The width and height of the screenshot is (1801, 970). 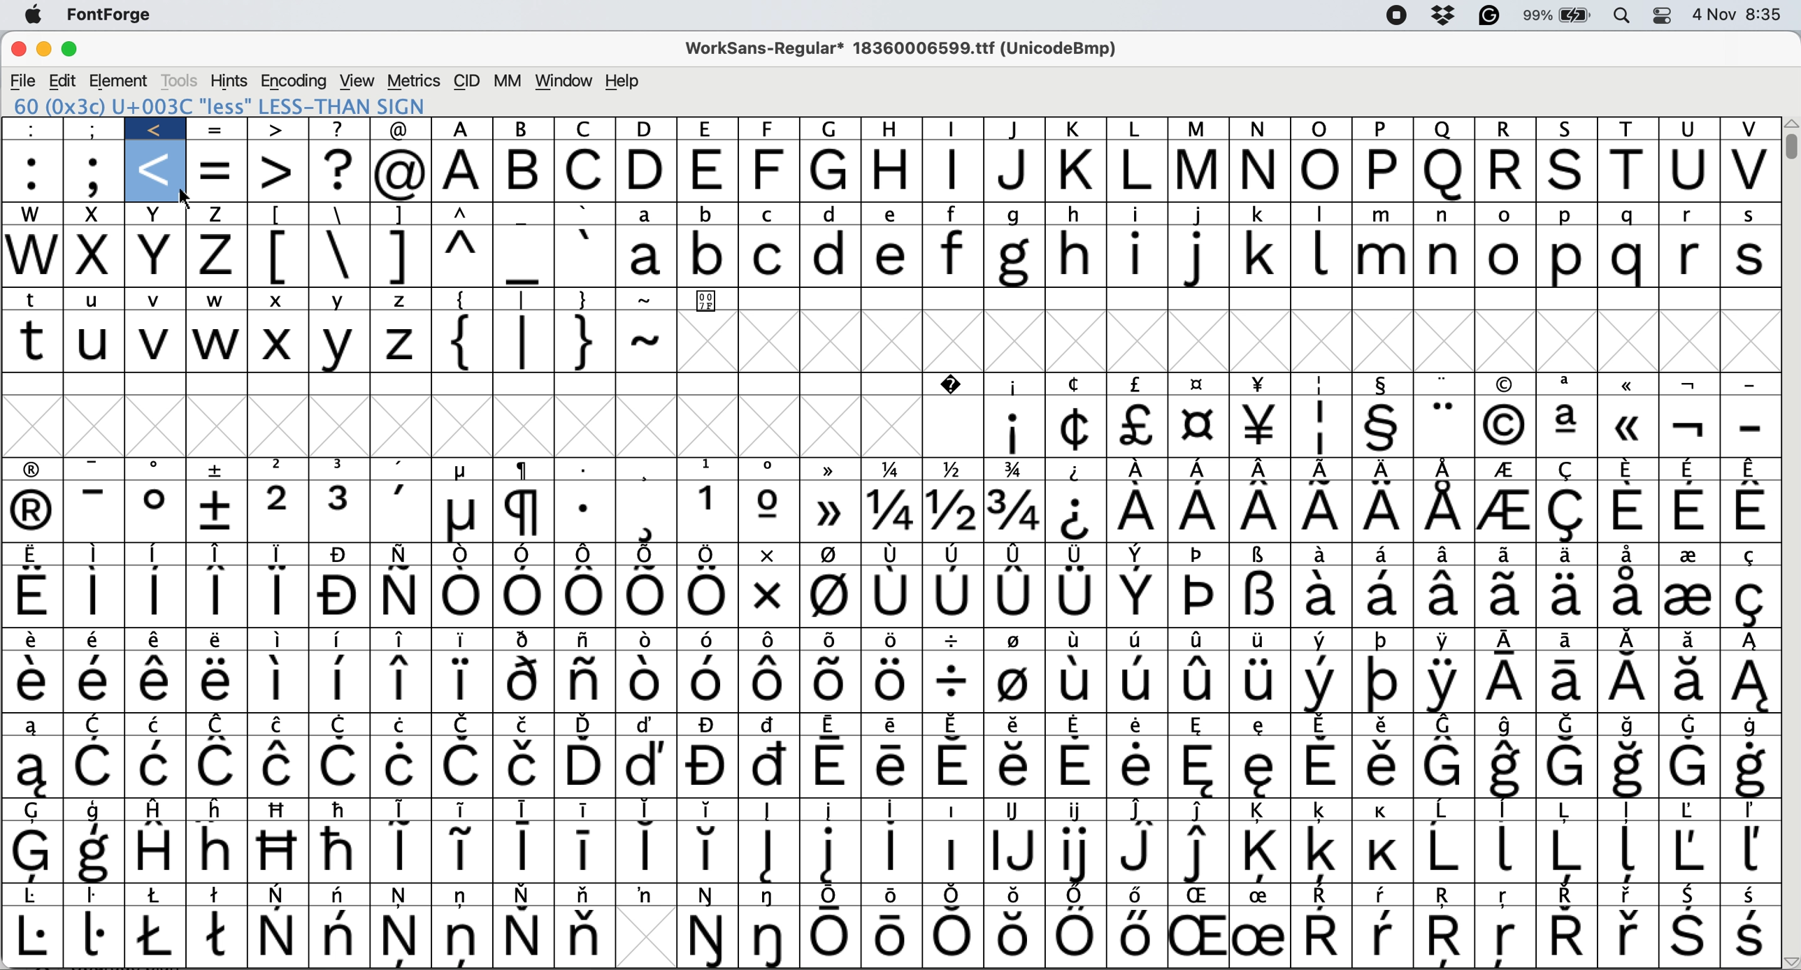 What do you see at coordinates (708, 508) in the screenshot?
I see `Symbol` at bounding box center [708, 508].